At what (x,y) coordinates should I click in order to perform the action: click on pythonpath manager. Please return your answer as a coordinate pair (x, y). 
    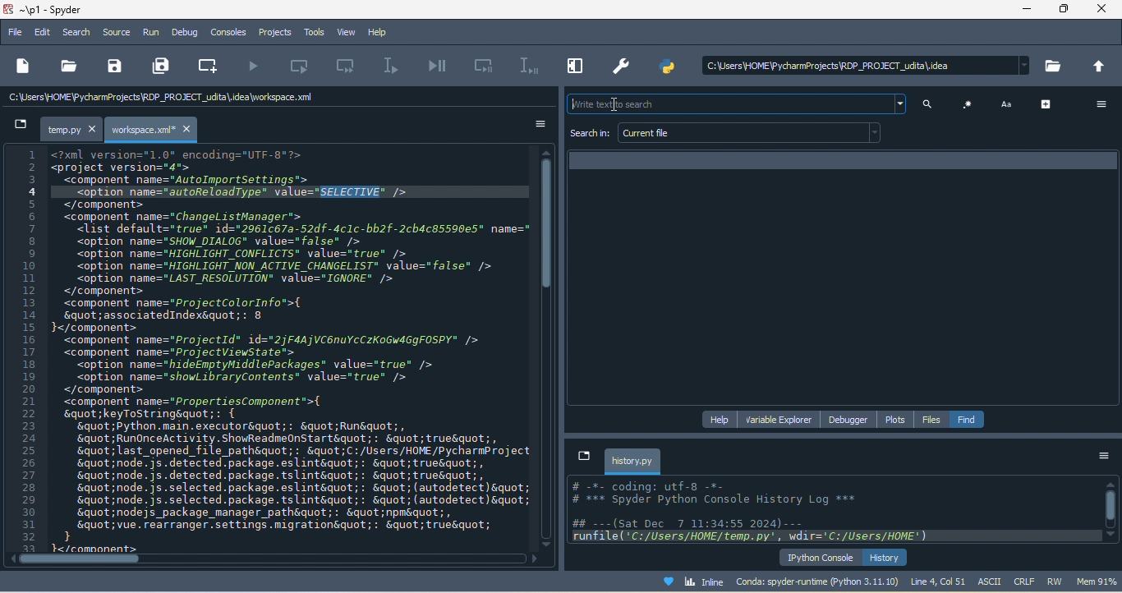
    Looking at the image, I should click on (667, 68).